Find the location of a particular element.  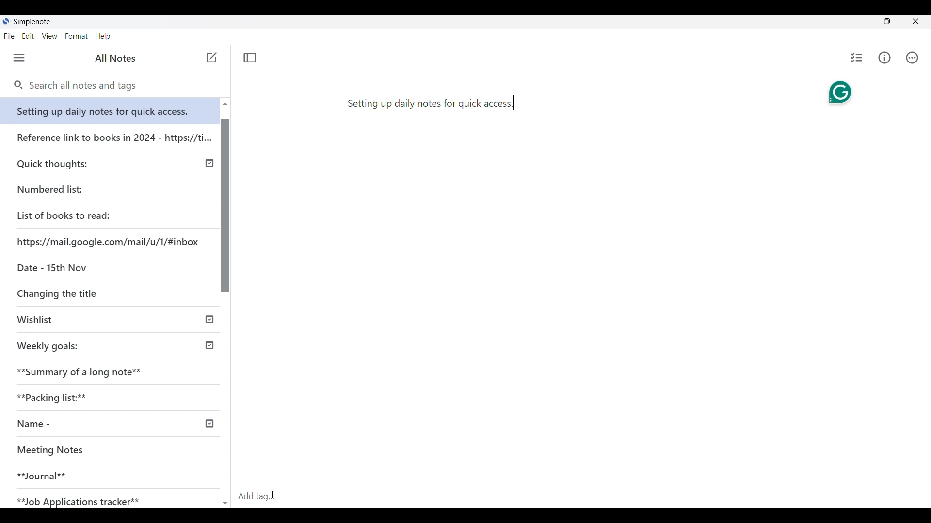

Weekly goals is located at coordinates (48, 345).